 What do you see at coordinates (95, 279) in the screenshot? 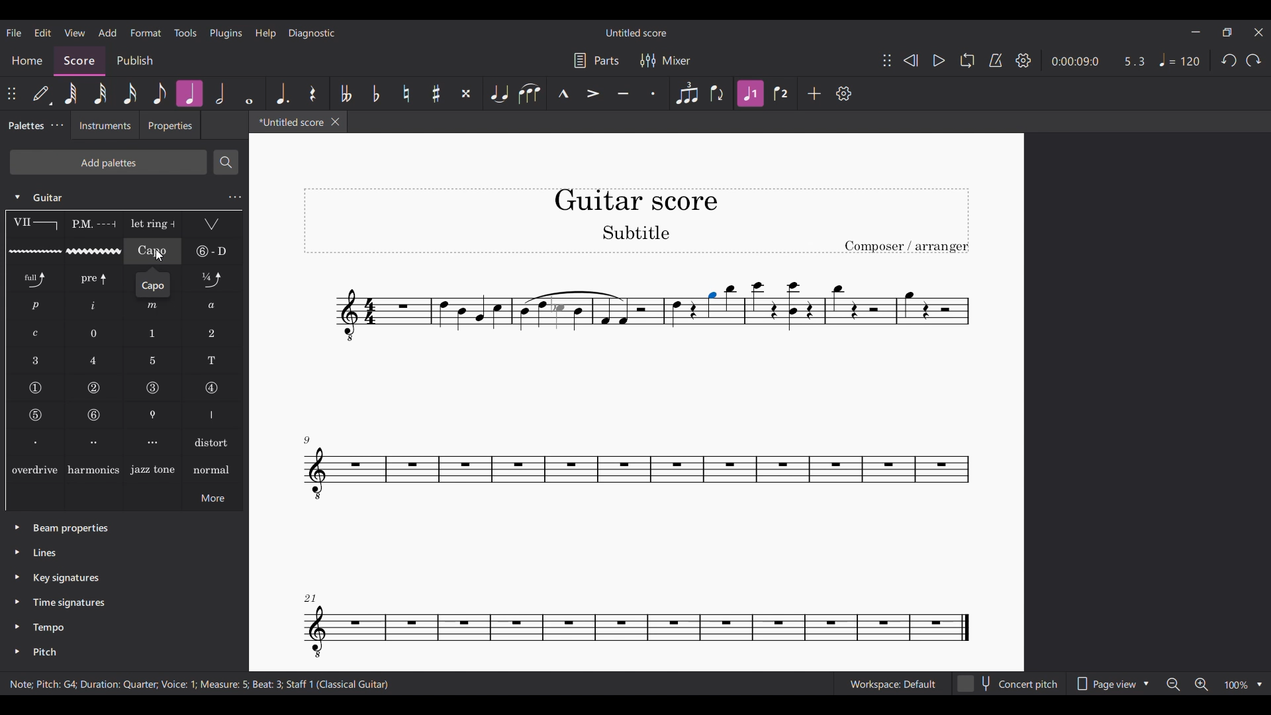
I see `Pre-bend` at bounding box center [95, 279].